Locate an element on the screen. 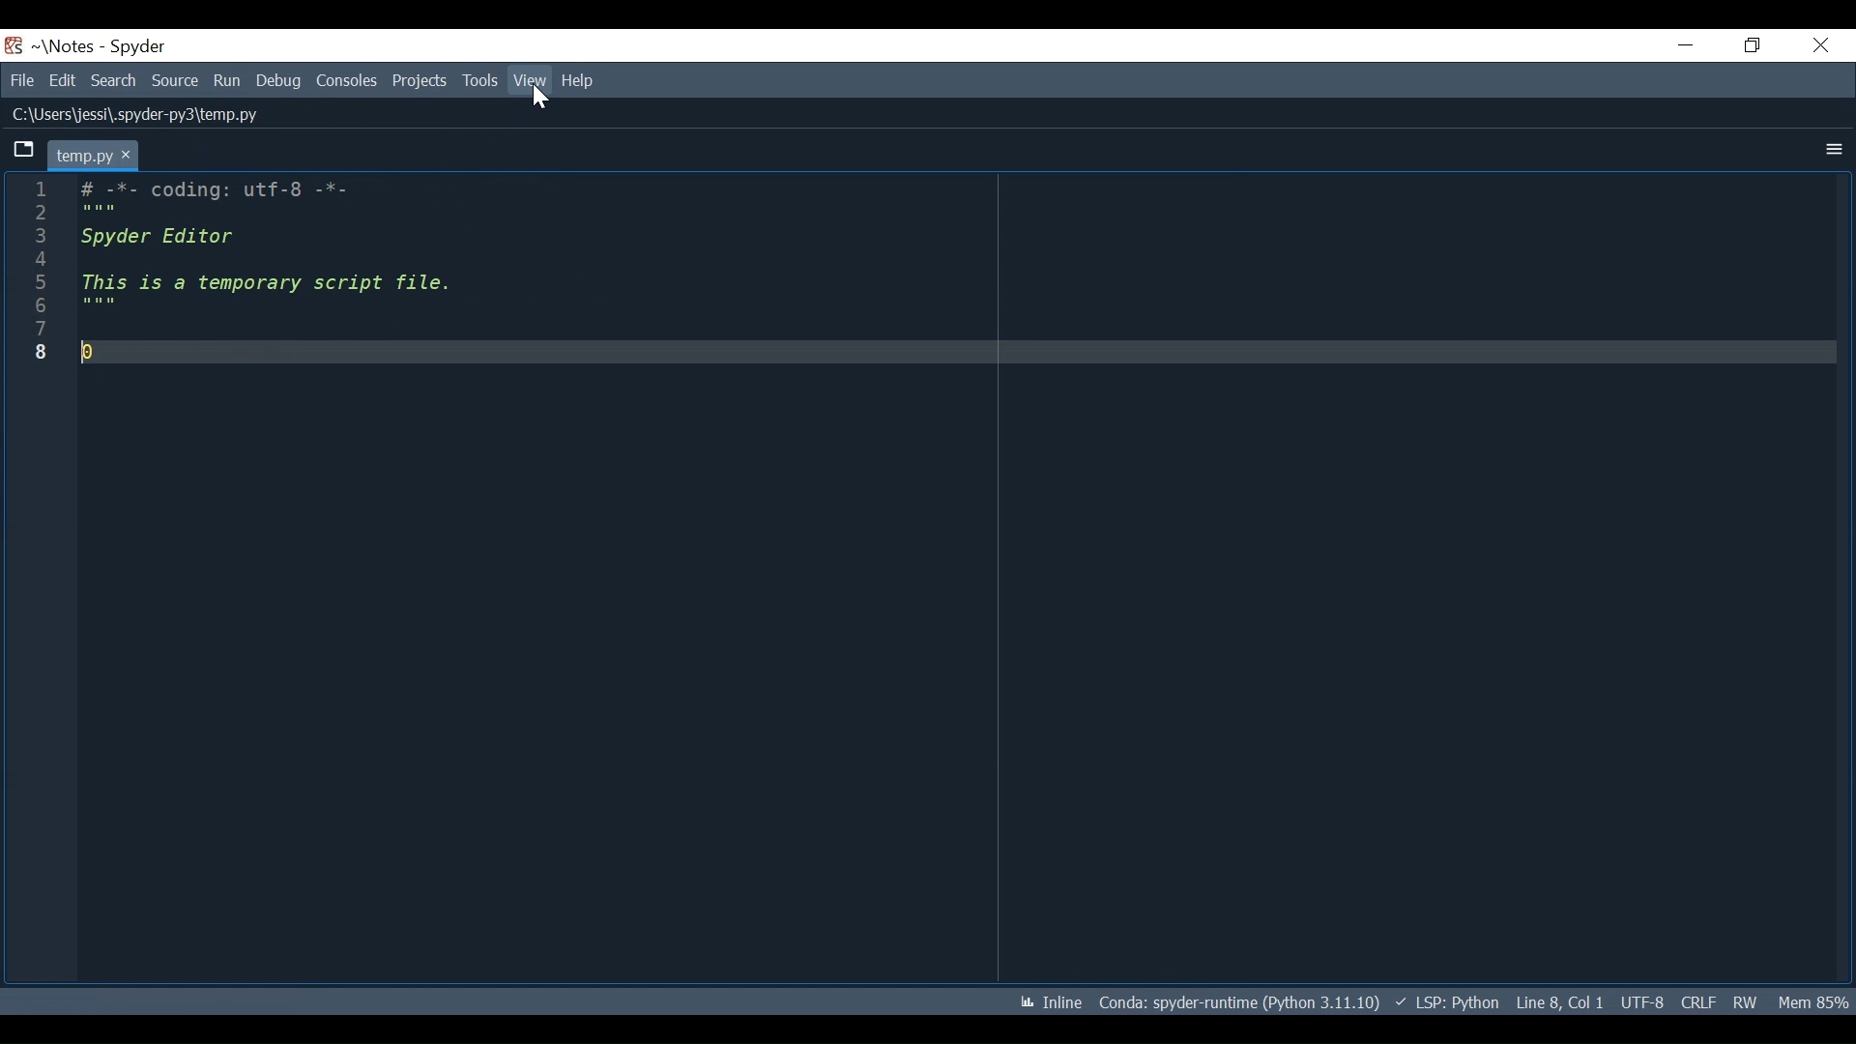  Spyder is located at coordinates (137, 46).